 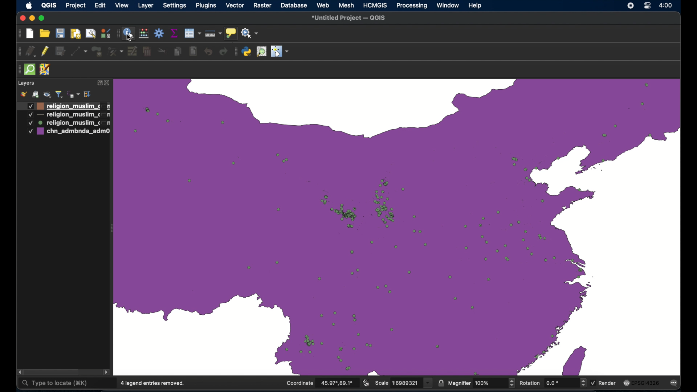 I want to click on print layout, so click(x=74, y=33).